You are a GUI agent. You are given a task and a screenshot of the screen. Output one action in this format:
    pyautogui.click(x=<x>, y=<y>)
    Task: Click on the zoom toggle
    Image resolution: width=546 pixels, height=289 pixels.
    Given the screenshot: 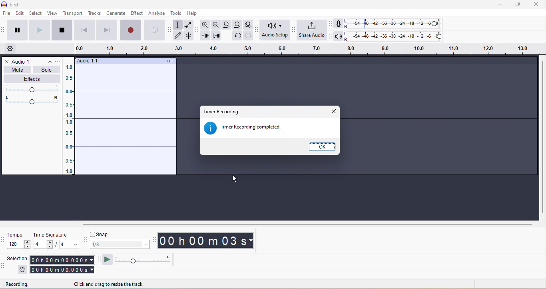 What is the action you would take?
    pyautogui.click(x=248, y=24)
    